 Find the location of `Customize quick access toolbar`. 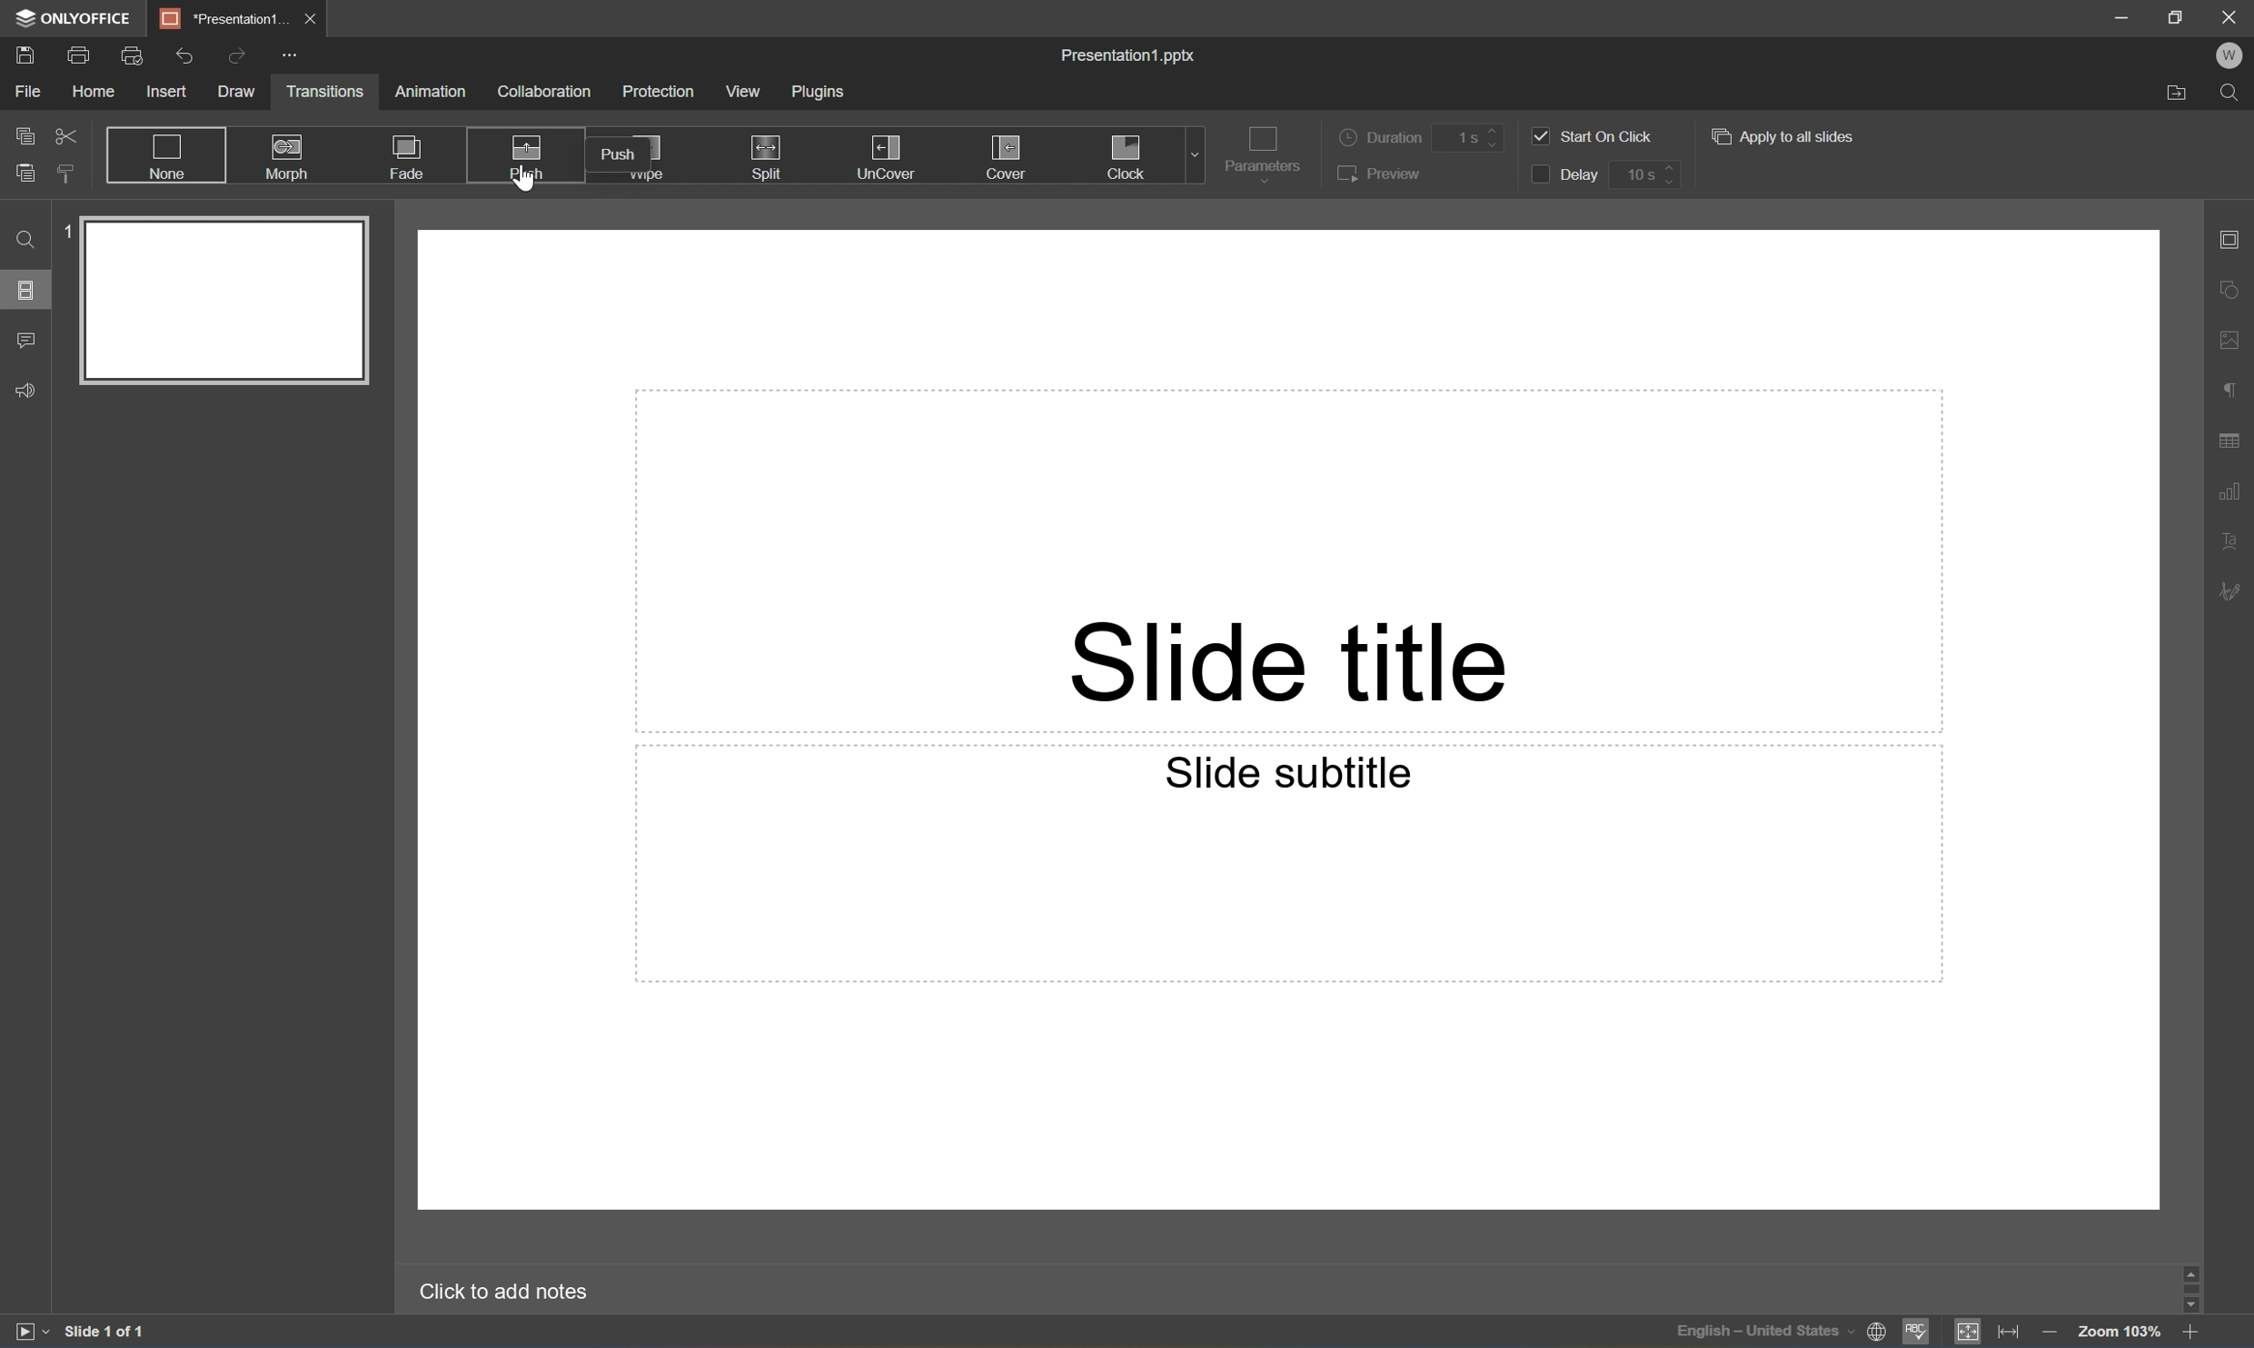

Customize quick access toolbar is located at coordinates (294, 57).